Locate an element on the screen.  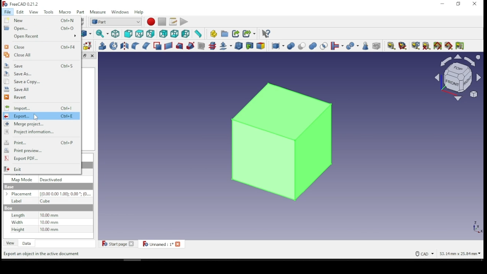
Dimensions in mm is located at coordinates (50, 223).